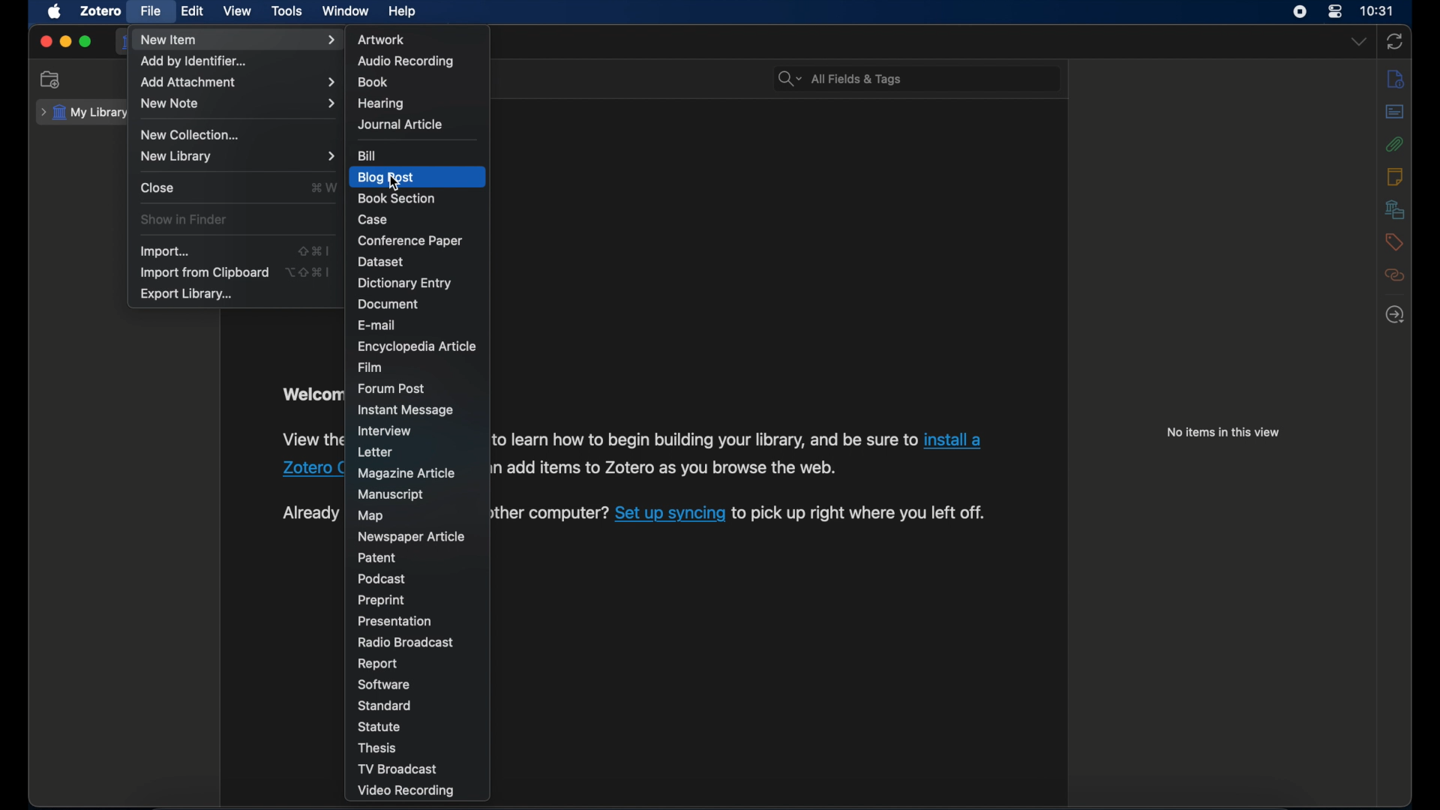  What do you see at coordinates (391, 494) in the screenshot?
I see `manuscript` at bounding box center [391, 494].